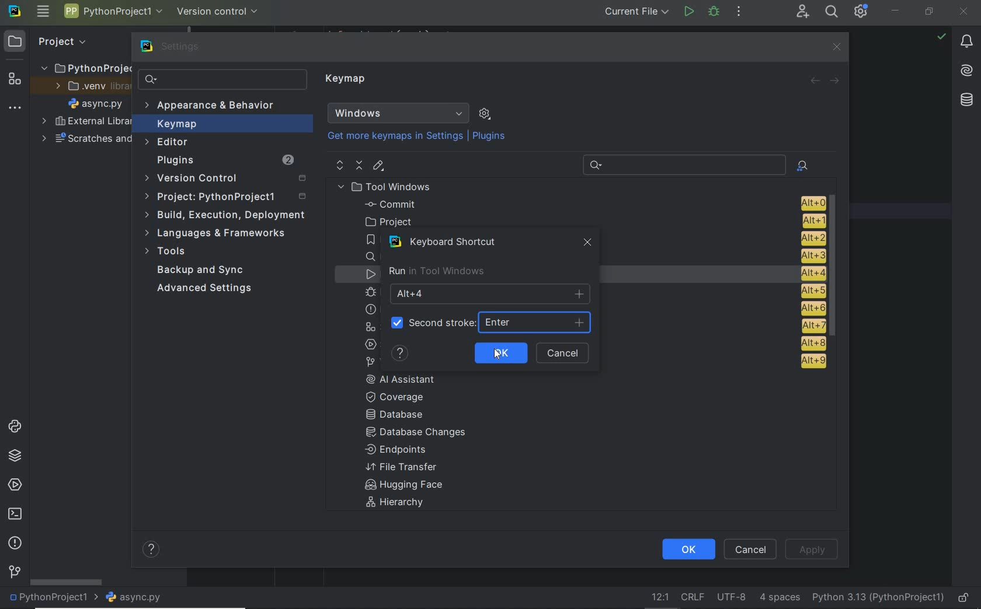  What do you see at coordinates (228, 197) in the screenshot?
I see `Project` at bounding box center [228, 197].